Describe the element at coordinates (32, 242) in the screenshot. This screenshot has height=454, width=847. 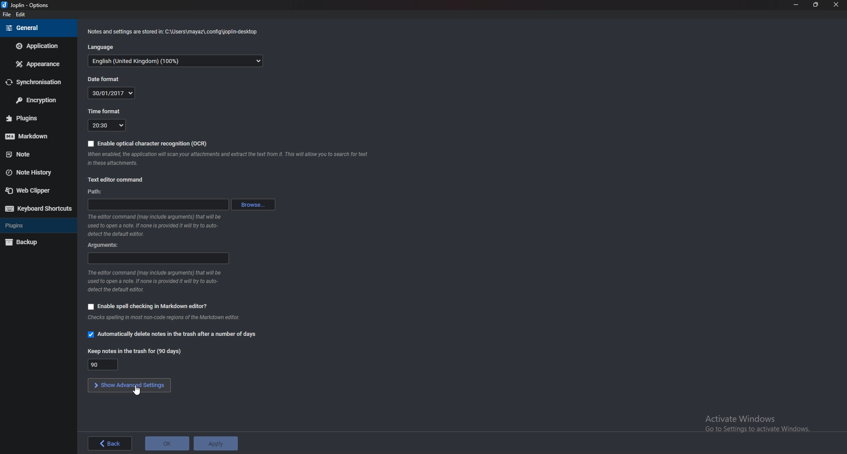
I see `Back up` at that location.